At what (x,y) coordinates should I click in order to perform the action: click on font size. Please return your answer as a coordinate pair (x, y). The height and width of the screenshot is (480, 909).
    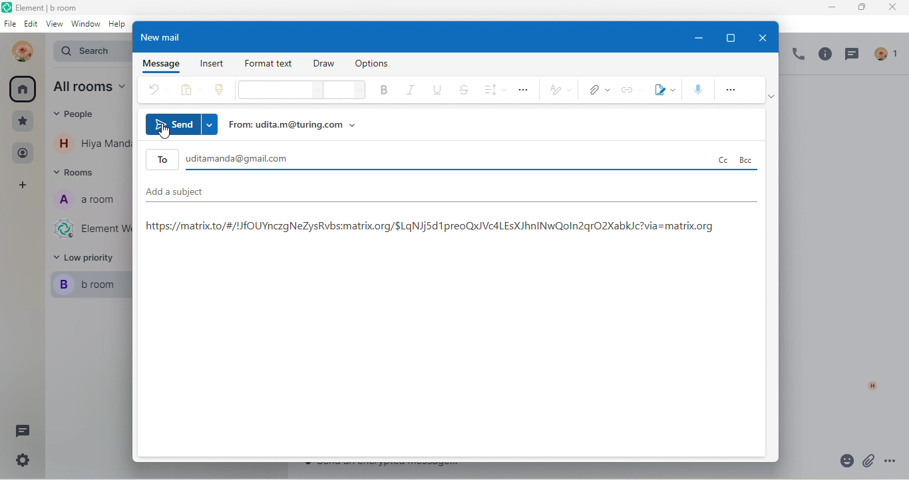
    Looking at the image, I should click on (343, 91).